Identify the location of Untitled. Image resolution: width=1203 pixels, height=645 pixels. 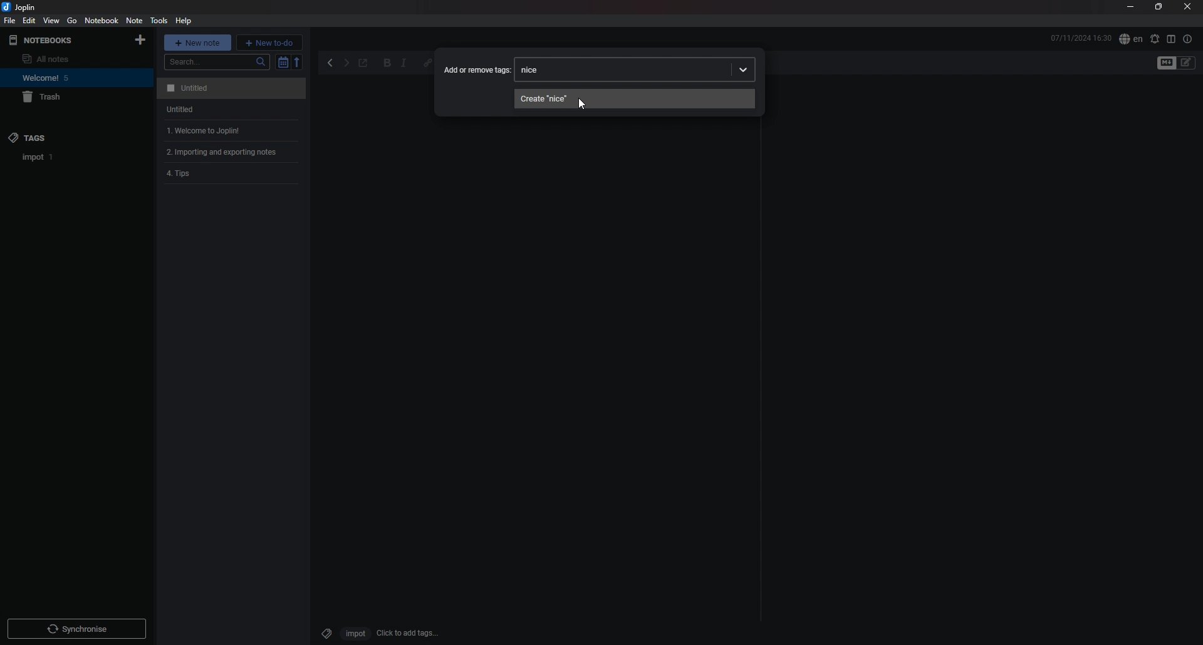
(229, 88).